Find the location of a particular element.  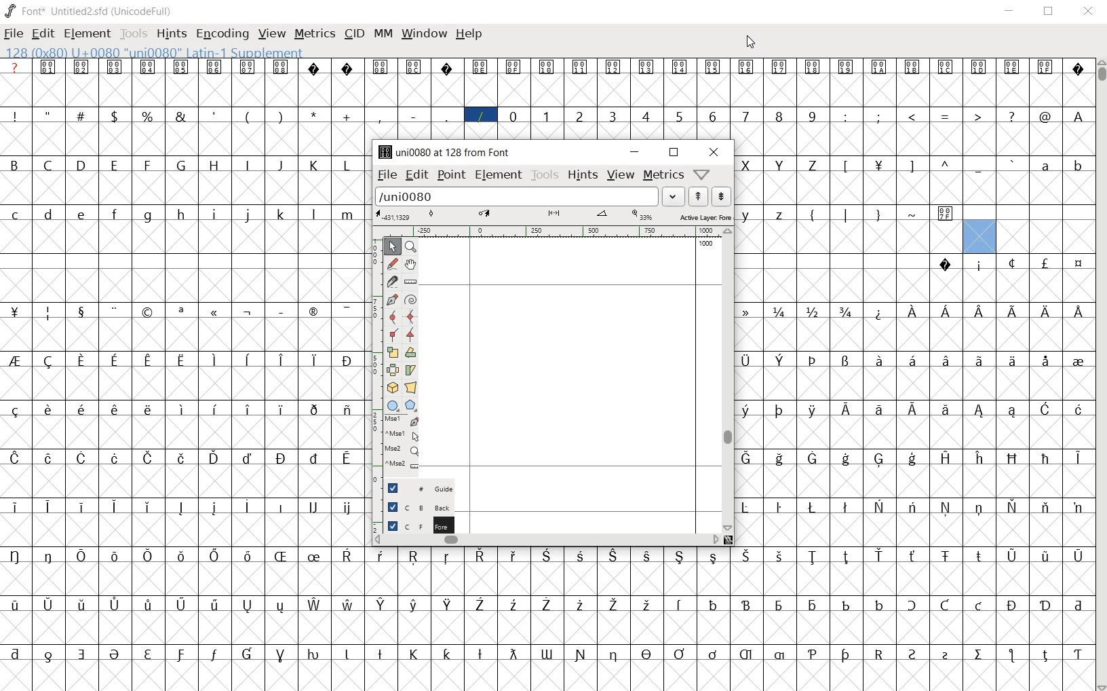

point is located at coordinates (451, 174).